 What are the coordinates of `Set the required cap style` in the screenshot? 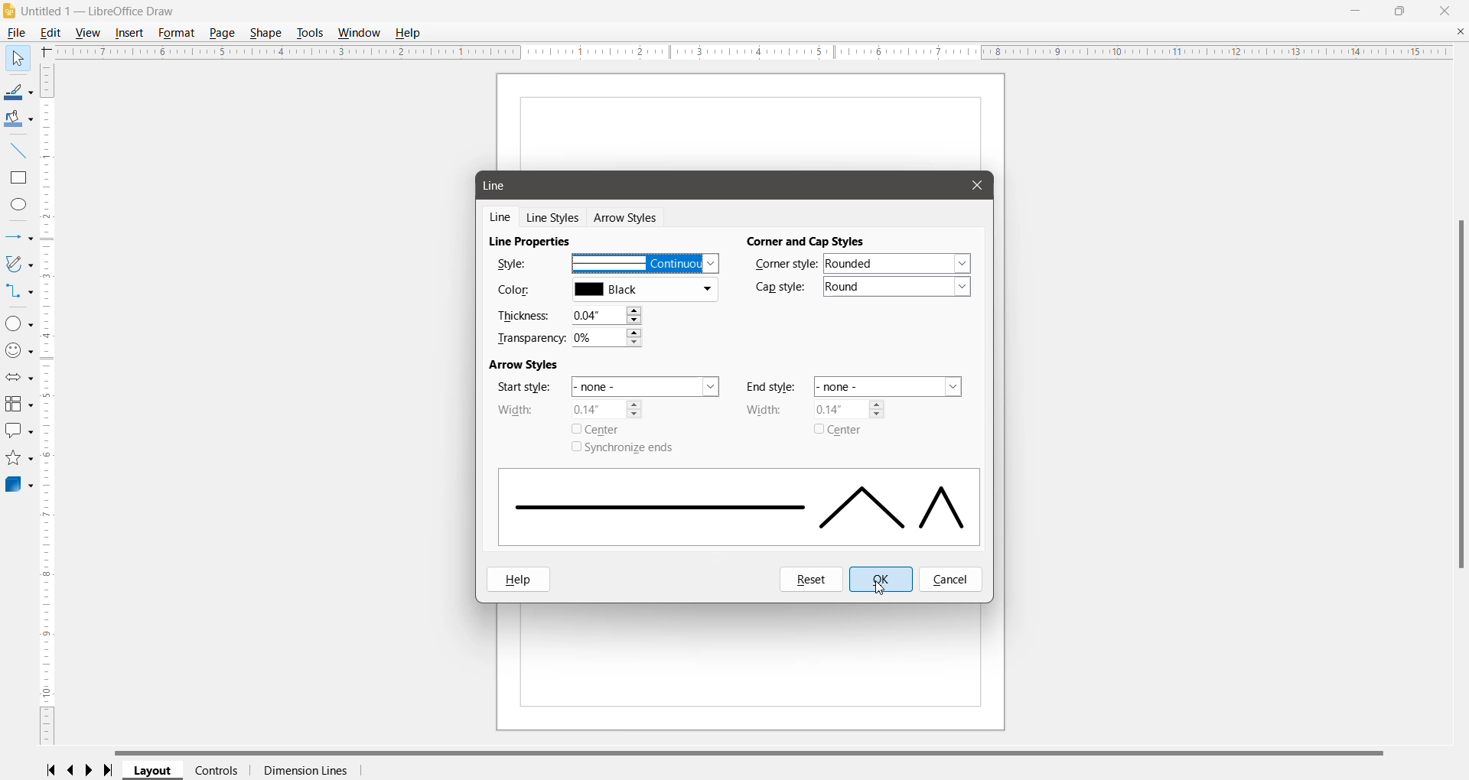 It's located at (897, 287).